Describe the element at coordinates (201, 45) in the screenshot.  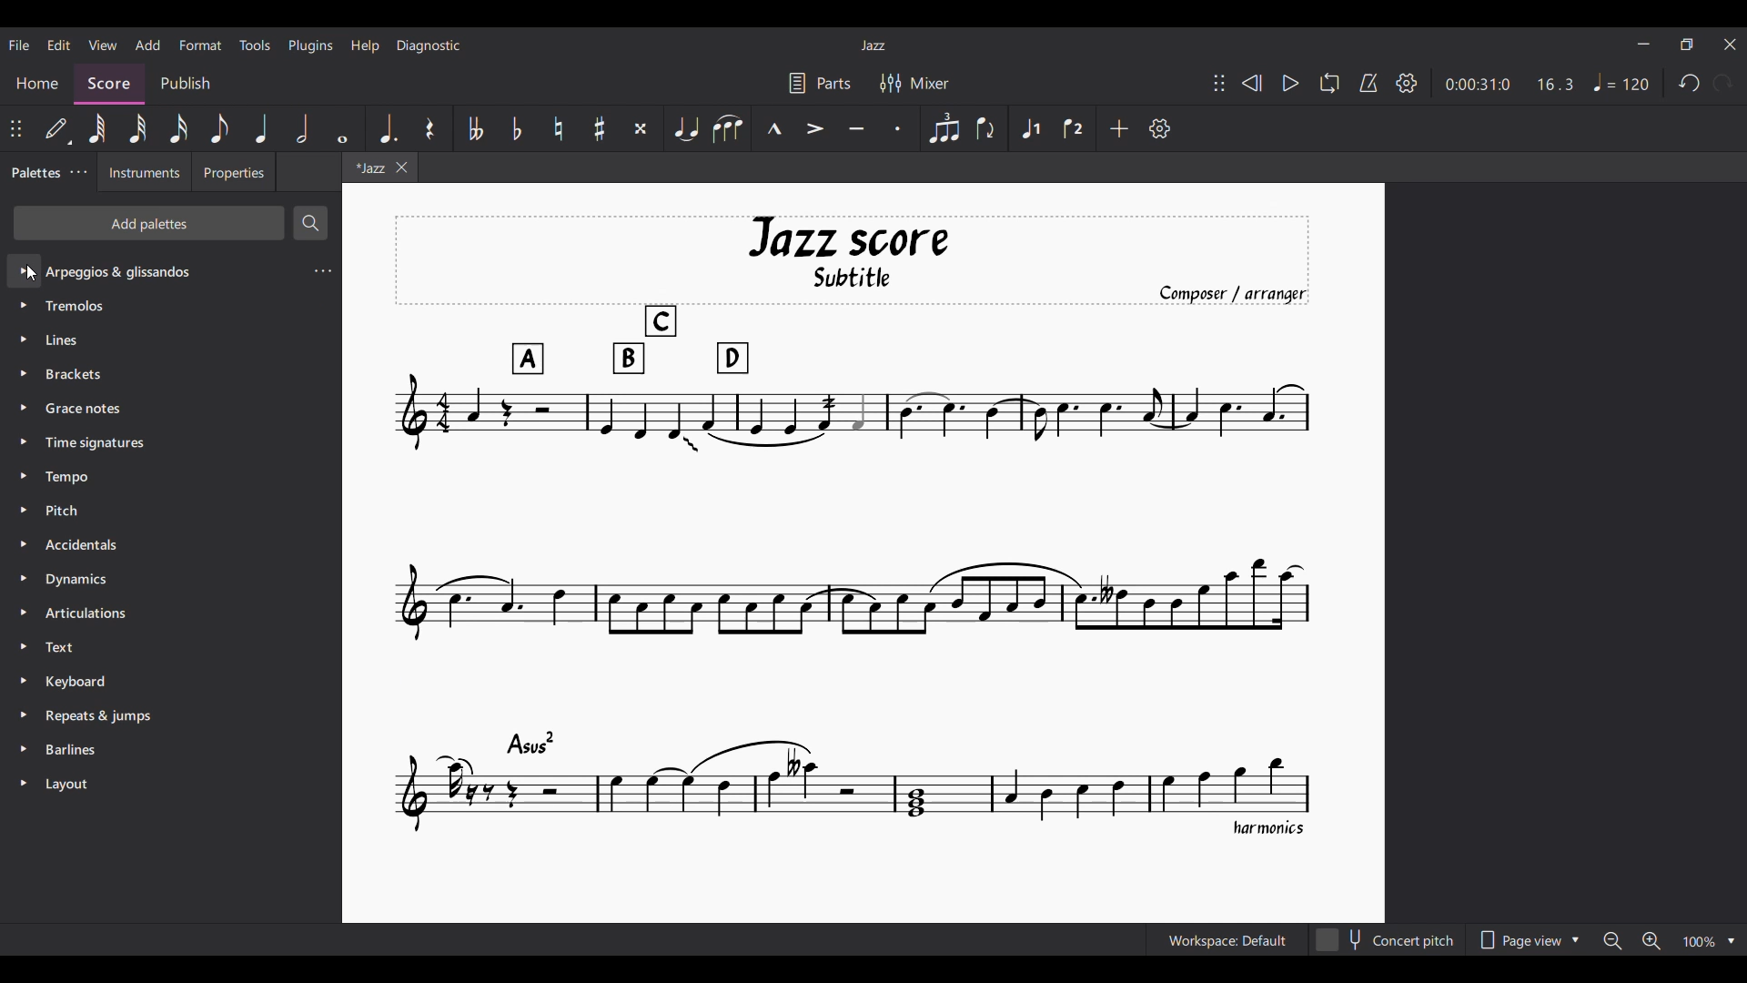
I see `Format menu` at that location.